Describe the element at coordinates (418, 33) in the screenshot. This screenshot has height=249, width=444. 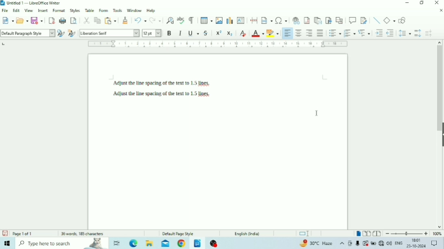
I see `Increase Paragraph Spacing` at that location.